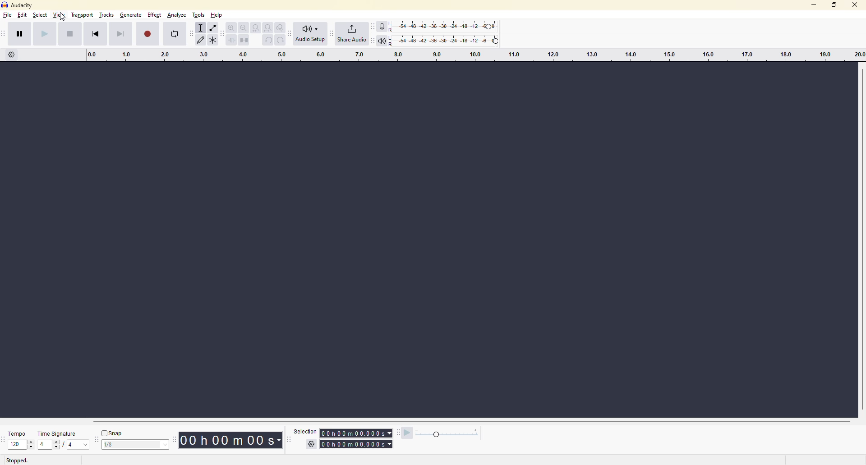  Describe the element at coordinates (198, 15) in the screenshot. I see `tools` at that location.